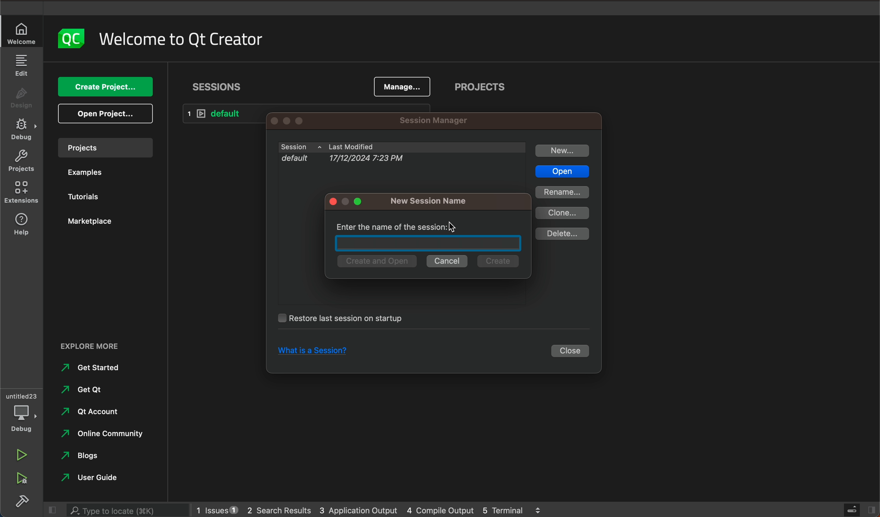 This screenshot has width=880, height=517. I want to click on create, so click(496, 262).